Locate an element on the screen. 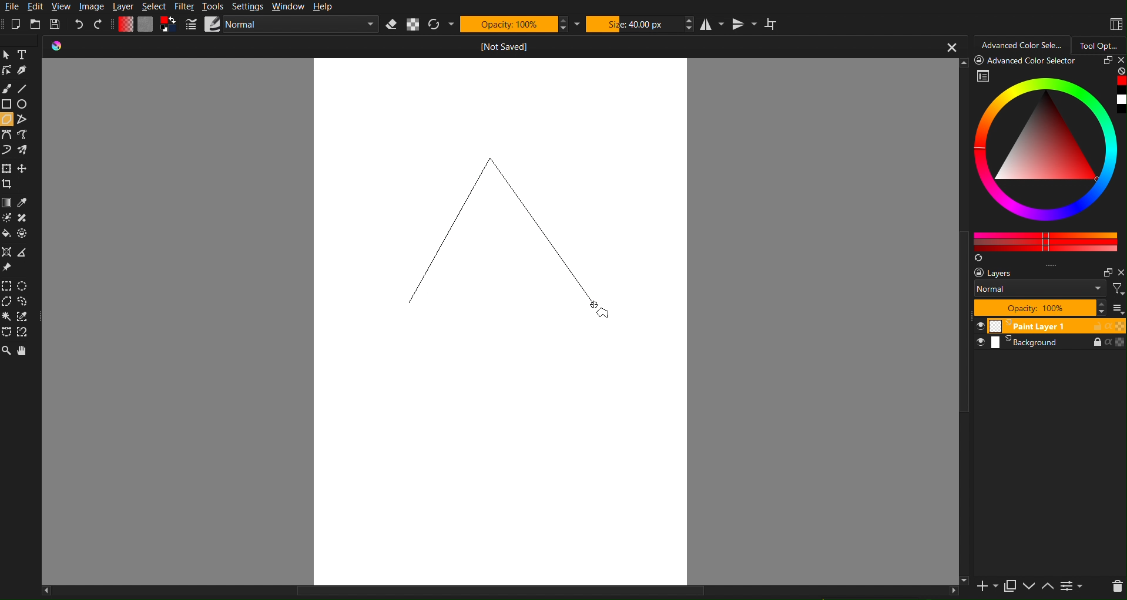 The width and height of the screenshot is (1127, 600). icon is located at coordinates (62, 47).